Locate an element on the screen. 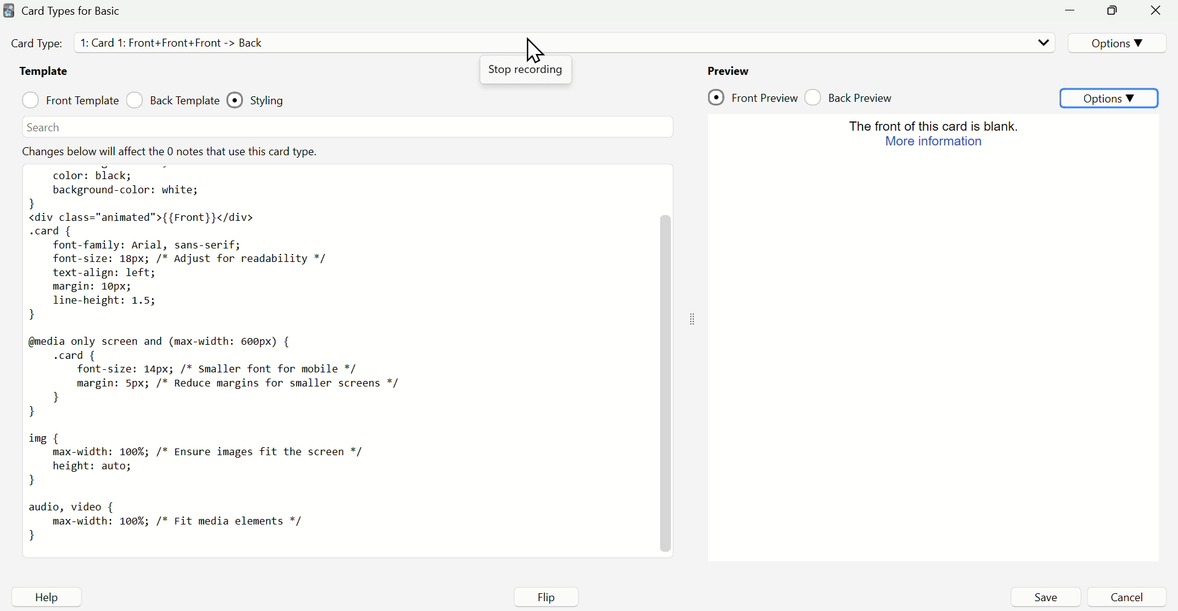 The image size is (1178, 611). Save is located at coordinates (1045, 597).